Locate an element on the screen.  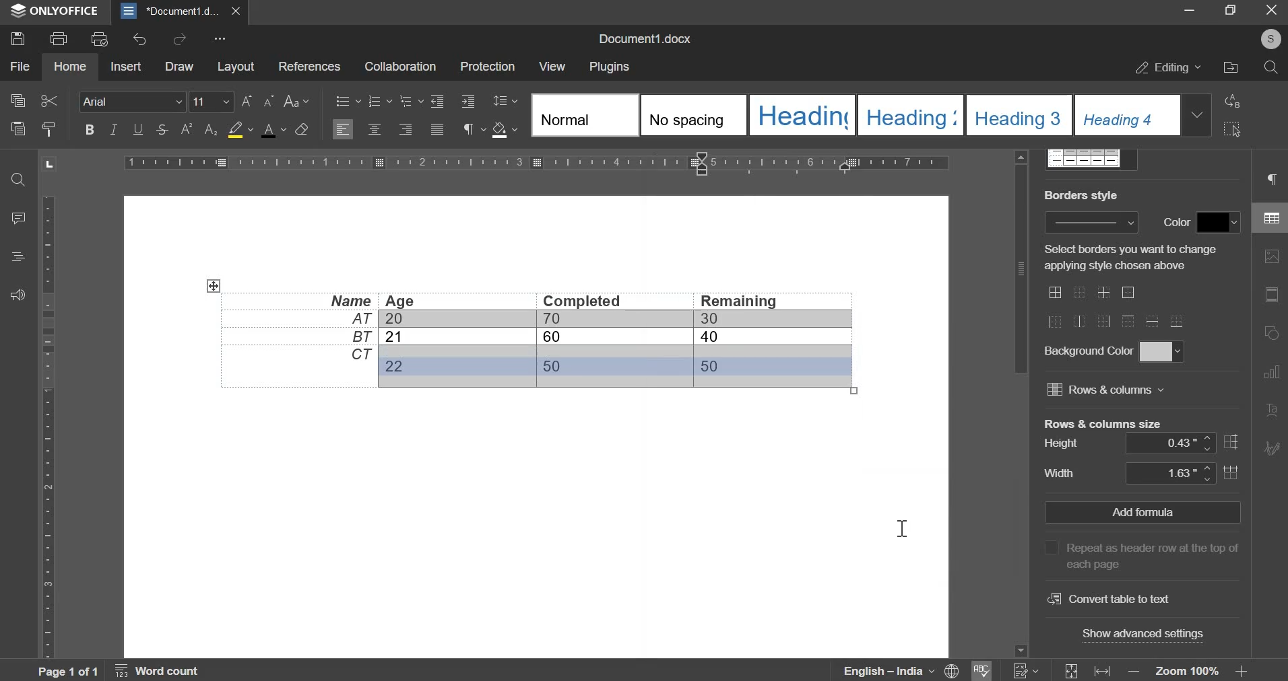
Add formula is located at coordinates (1142, 511).